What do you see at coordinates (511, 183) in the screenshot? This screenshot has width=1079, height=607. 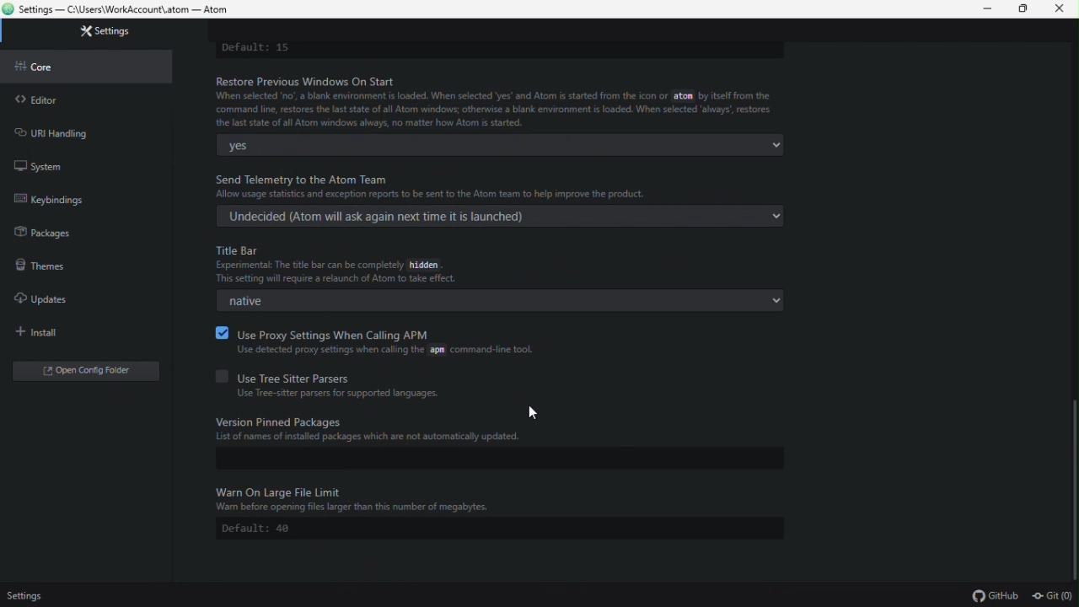 I see `Send Telemetry to the Atom Team` at bounding box center [511, 183].